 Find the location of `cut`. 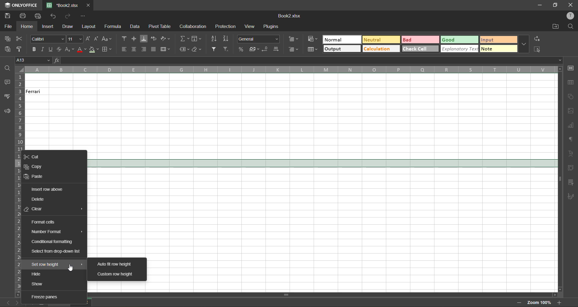

cut is located at coordinates (20, 39).